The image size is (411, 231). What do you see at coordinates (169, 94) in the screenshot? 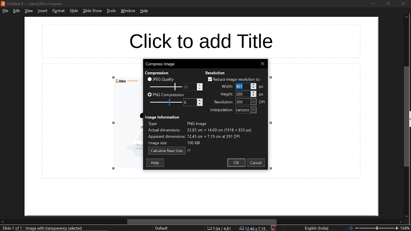
I see `PNG compression` at bounding box center [169, 94].